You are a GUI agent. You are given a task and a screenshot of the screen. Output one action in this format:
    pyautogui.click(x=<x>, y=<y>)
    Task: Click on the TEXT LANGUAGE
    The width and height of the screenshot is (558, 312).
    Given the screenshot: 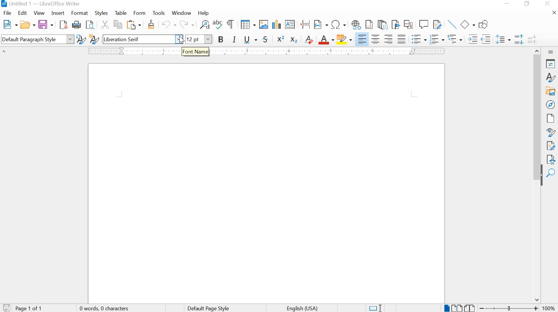 What is the action you would take?
    pyautogui.click(x=305, y=308)
    